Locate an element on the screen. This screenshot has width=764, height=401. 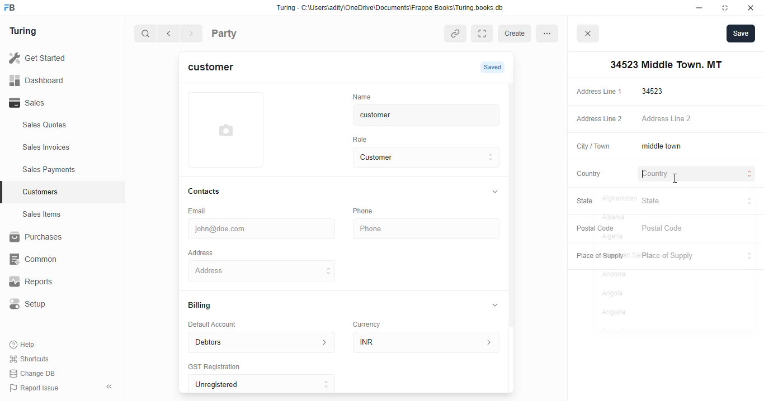
Expand is located at coordinates (484, 34).